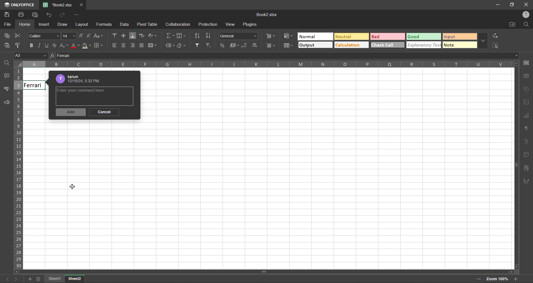  Describe the element at coordinates (4, 279) in the screenshot. I see `previous` at that location.